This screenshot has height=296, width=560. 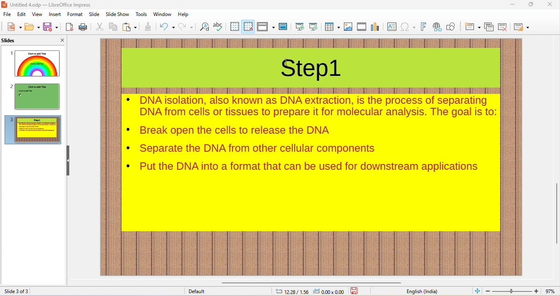 What do you see at coordinates (32, 130) in the screenshot?
I see `slide3` at bounding box center [32, 130].